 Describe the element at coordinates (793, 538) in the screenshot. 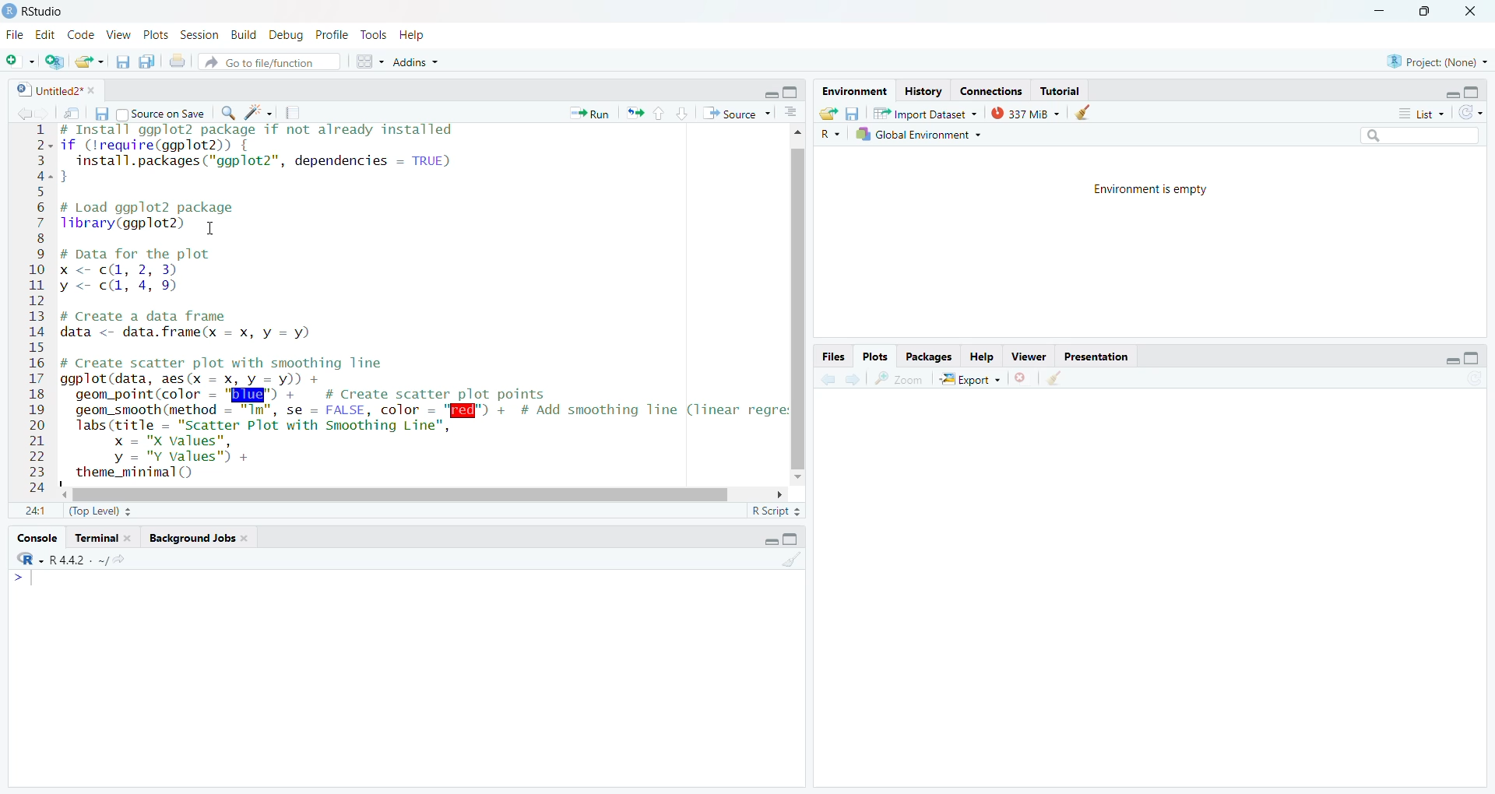

I see `hide console` at that location.